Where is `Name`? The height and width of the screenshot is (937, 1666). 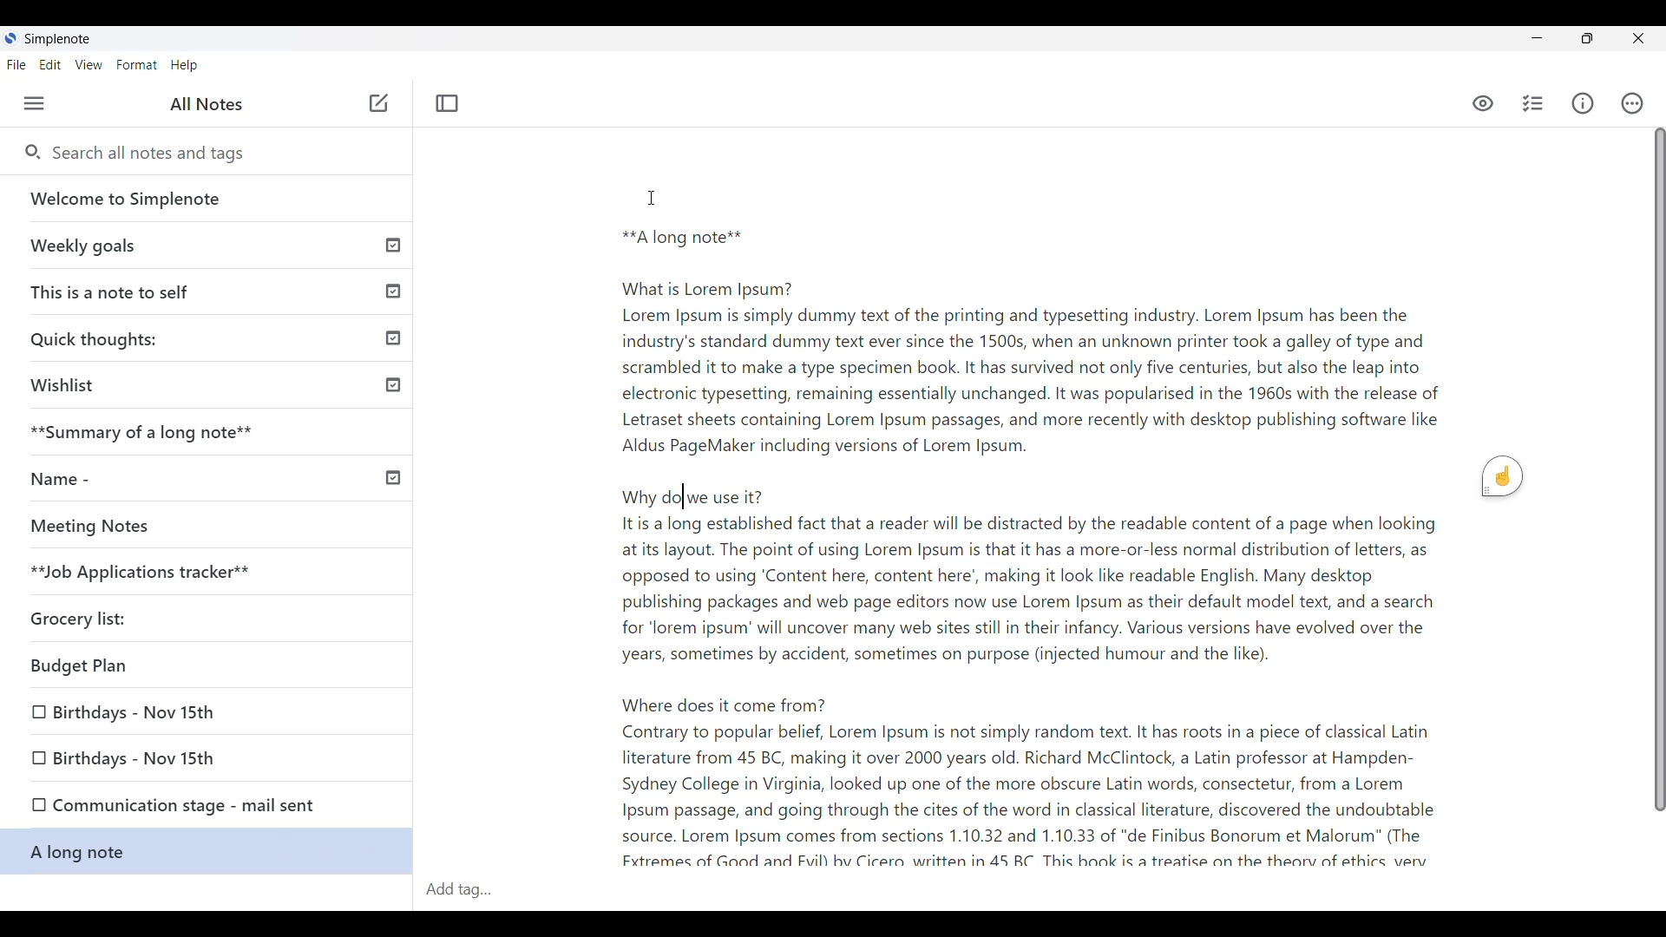
Name is located at coordinates (209, 476).